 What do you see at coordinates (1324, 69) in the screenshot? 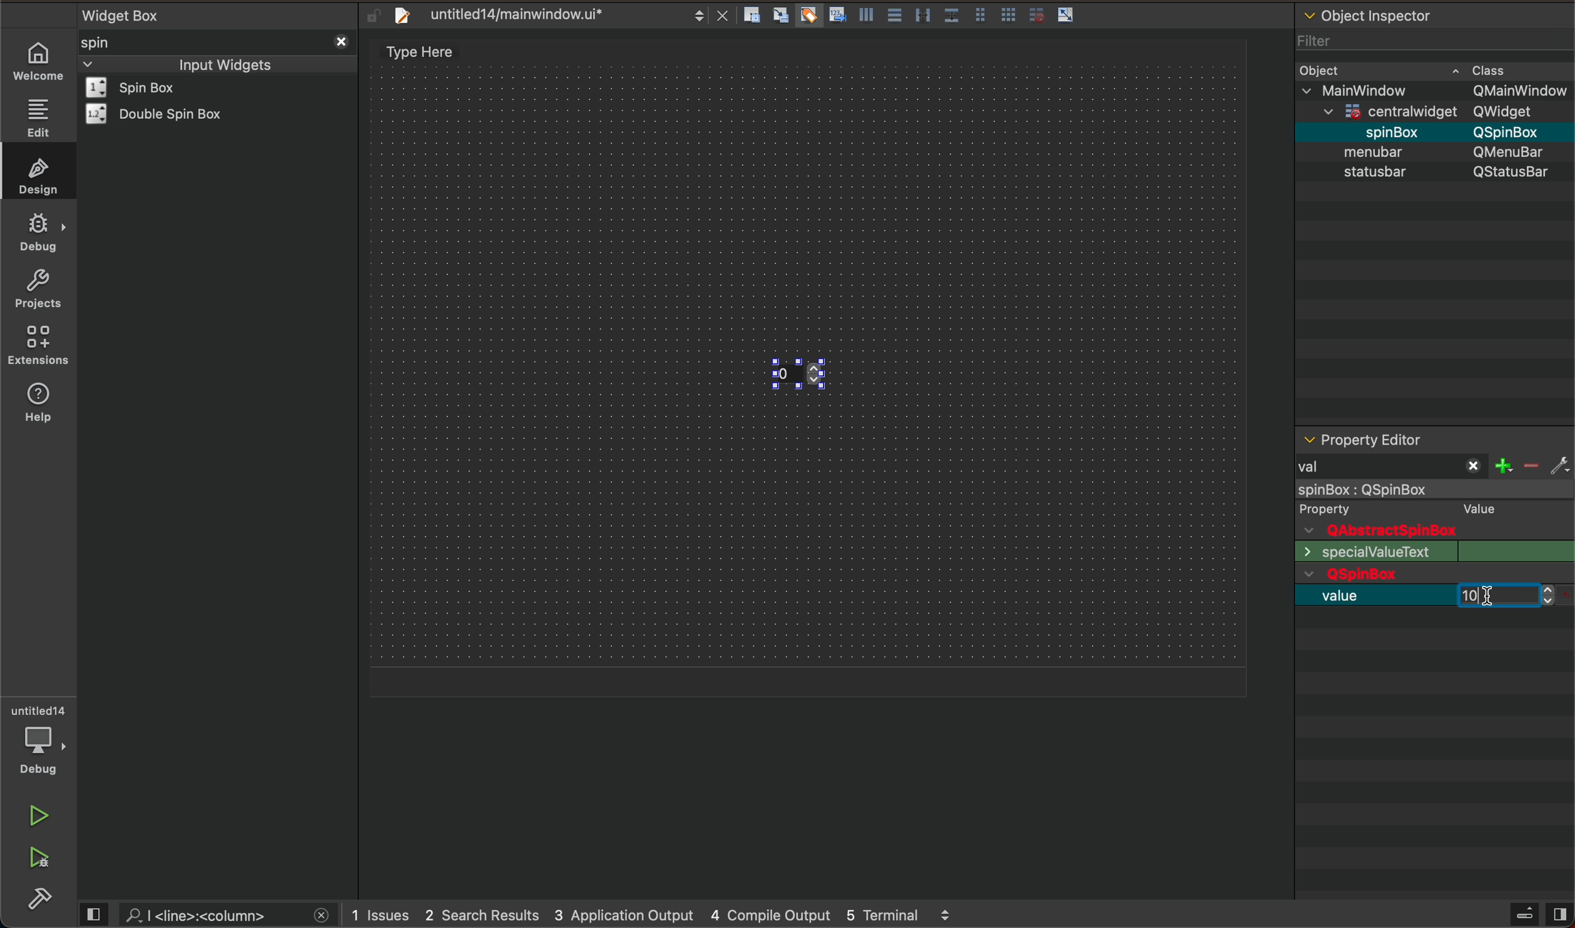
I see `object` at bounding box center [1324, 69].